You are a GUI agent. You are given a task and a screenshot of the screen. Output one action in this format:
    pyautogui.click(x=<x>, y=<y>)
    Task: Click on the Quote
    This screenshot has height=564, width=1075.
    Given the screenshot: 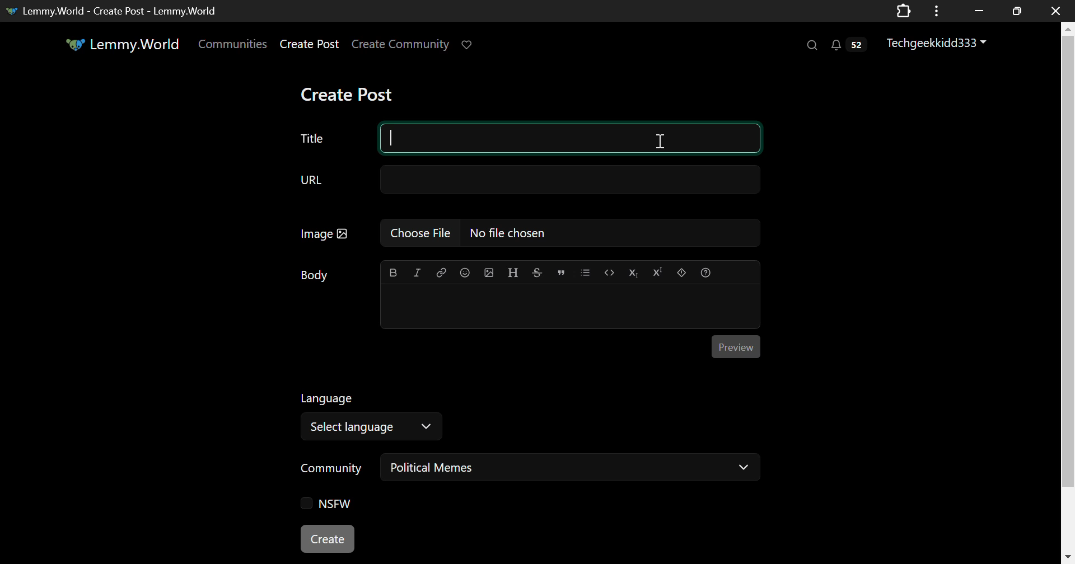 What is the action you would take?
    pyautogui.click(x=560, y=271)
    